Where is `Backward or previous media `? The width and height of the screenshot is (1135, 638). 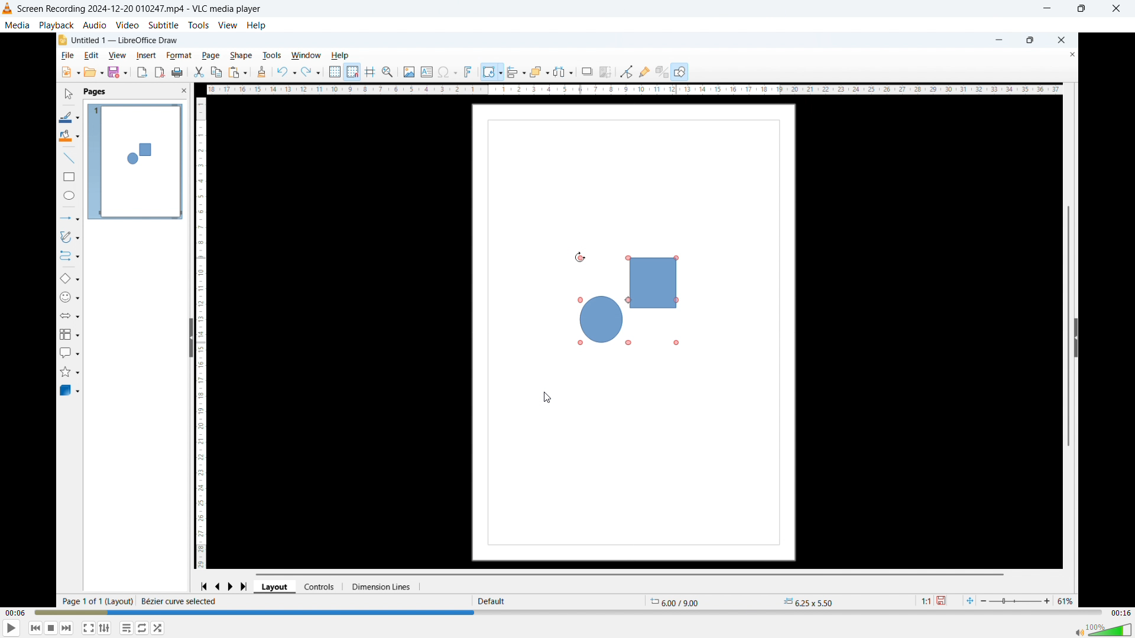
Backward or previous media  is located at coordinates (35, 628).